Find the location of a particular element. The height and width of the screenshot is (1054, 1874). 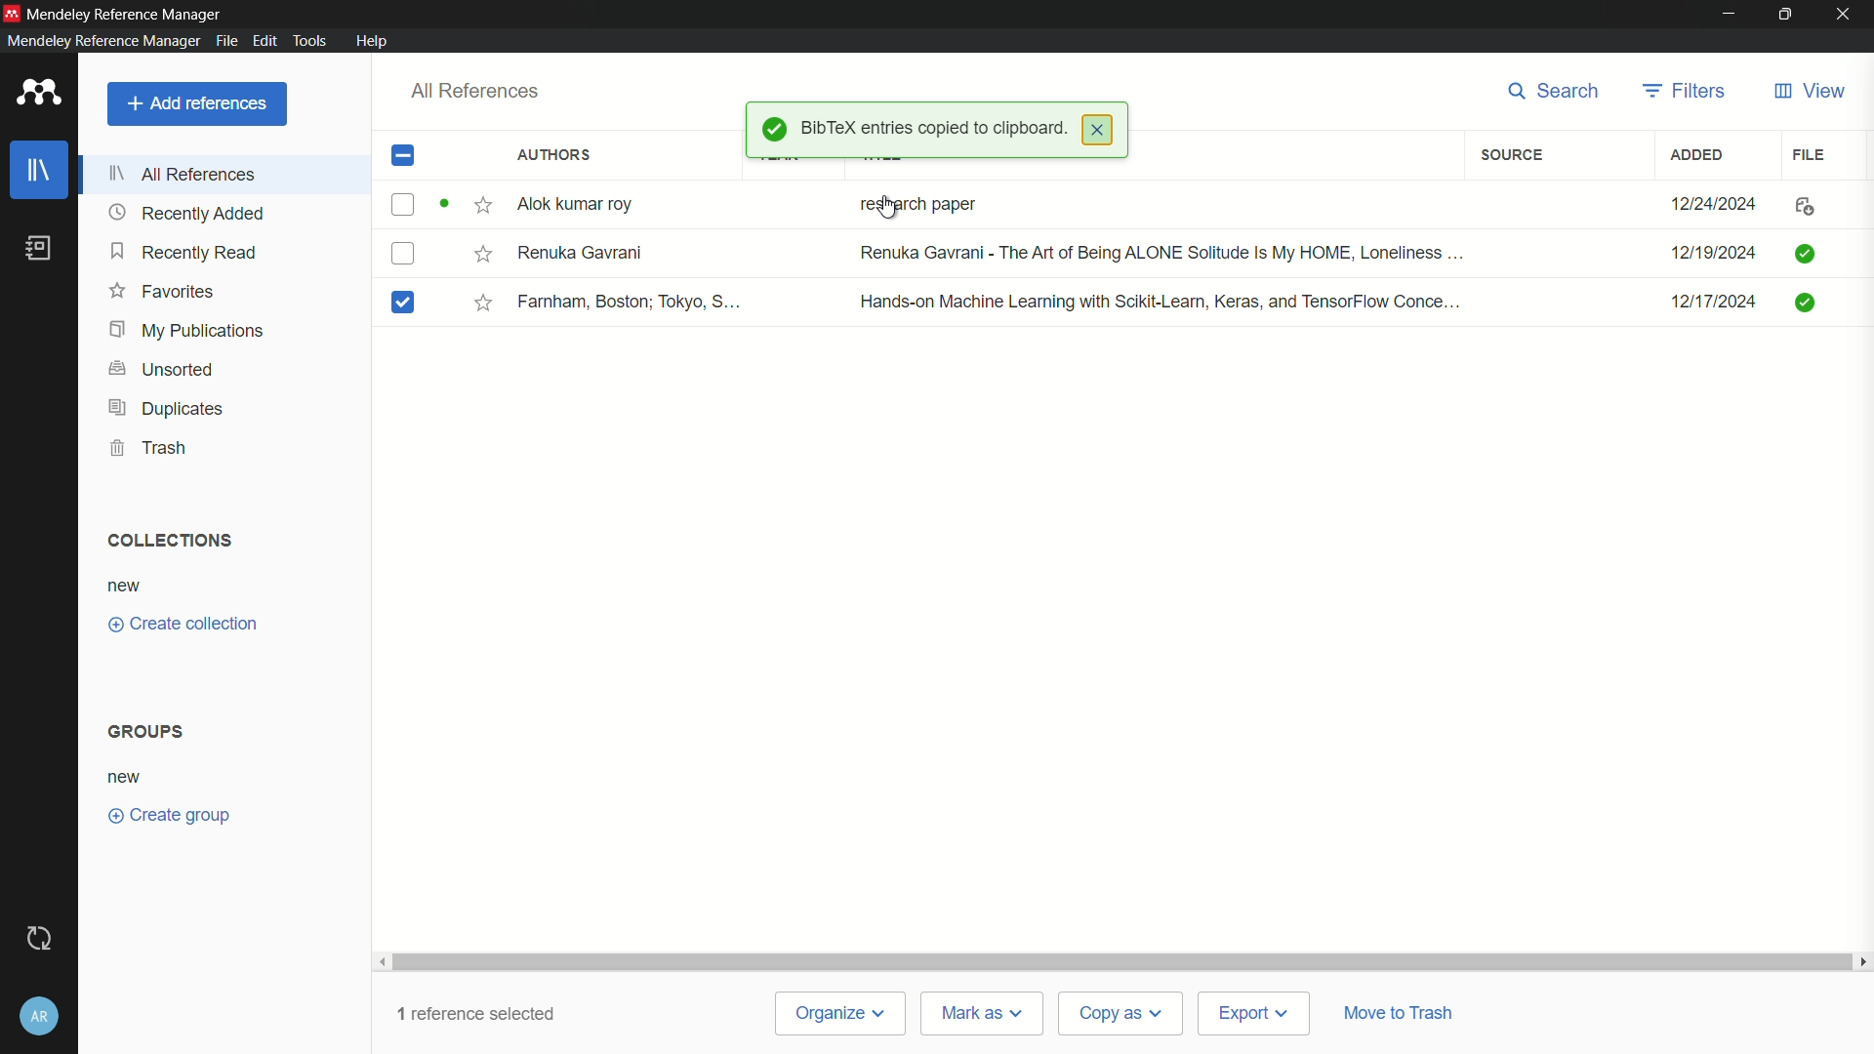

maximize is located at coordinates (1781, 14).